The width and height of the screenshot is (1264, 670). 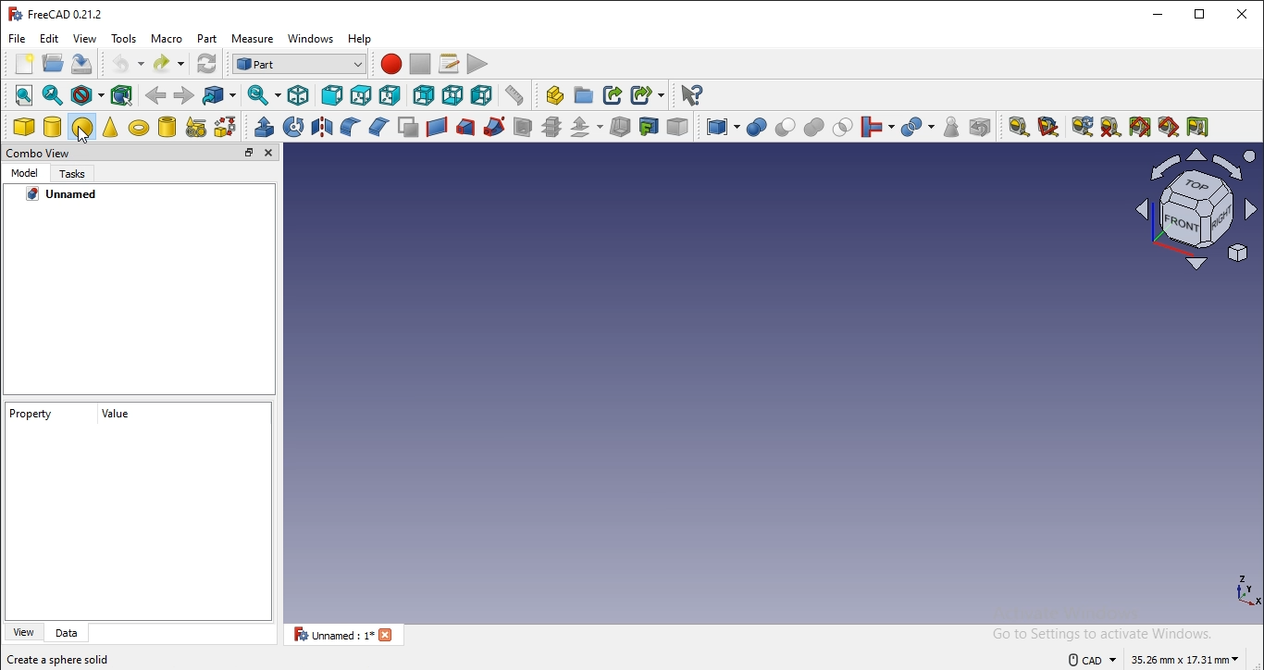 What do you see at coordinates (111, 128) in the screenshot?
I see `cone` at bounding box center [111, 128].